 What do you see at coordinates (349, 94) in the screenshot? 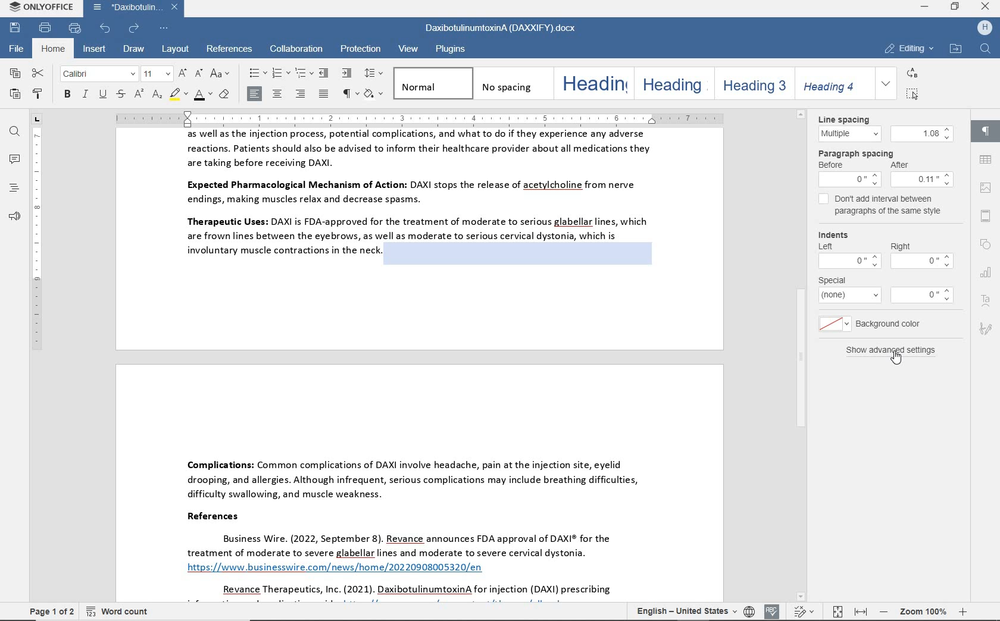
I see `nonprinting characters` at bounding box center [349, 94].